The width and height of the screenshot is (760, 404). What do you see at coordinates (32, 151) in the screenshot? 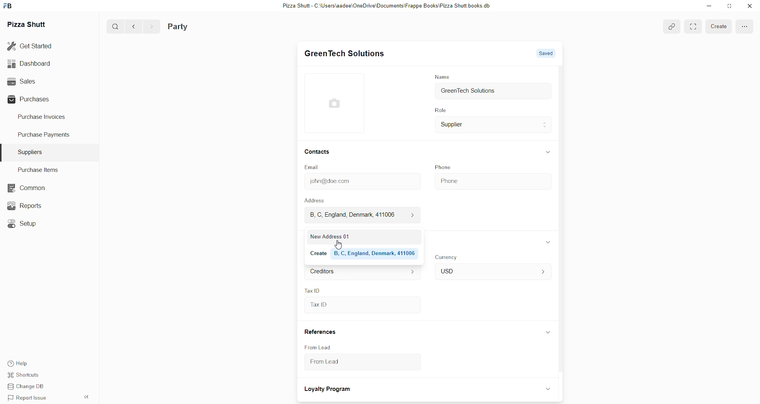
I see `Suppliers` at bounding box center [32, 151].